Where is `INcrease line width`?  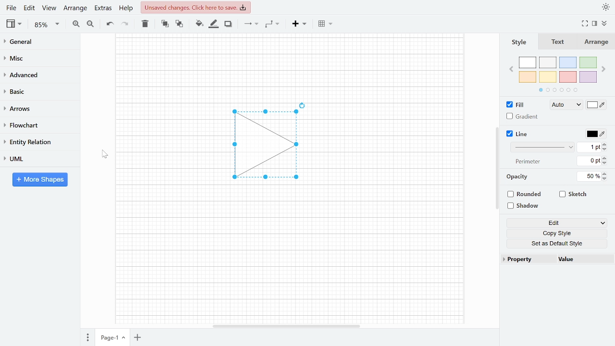
INcrease line width is located at coordinates (606, 143).